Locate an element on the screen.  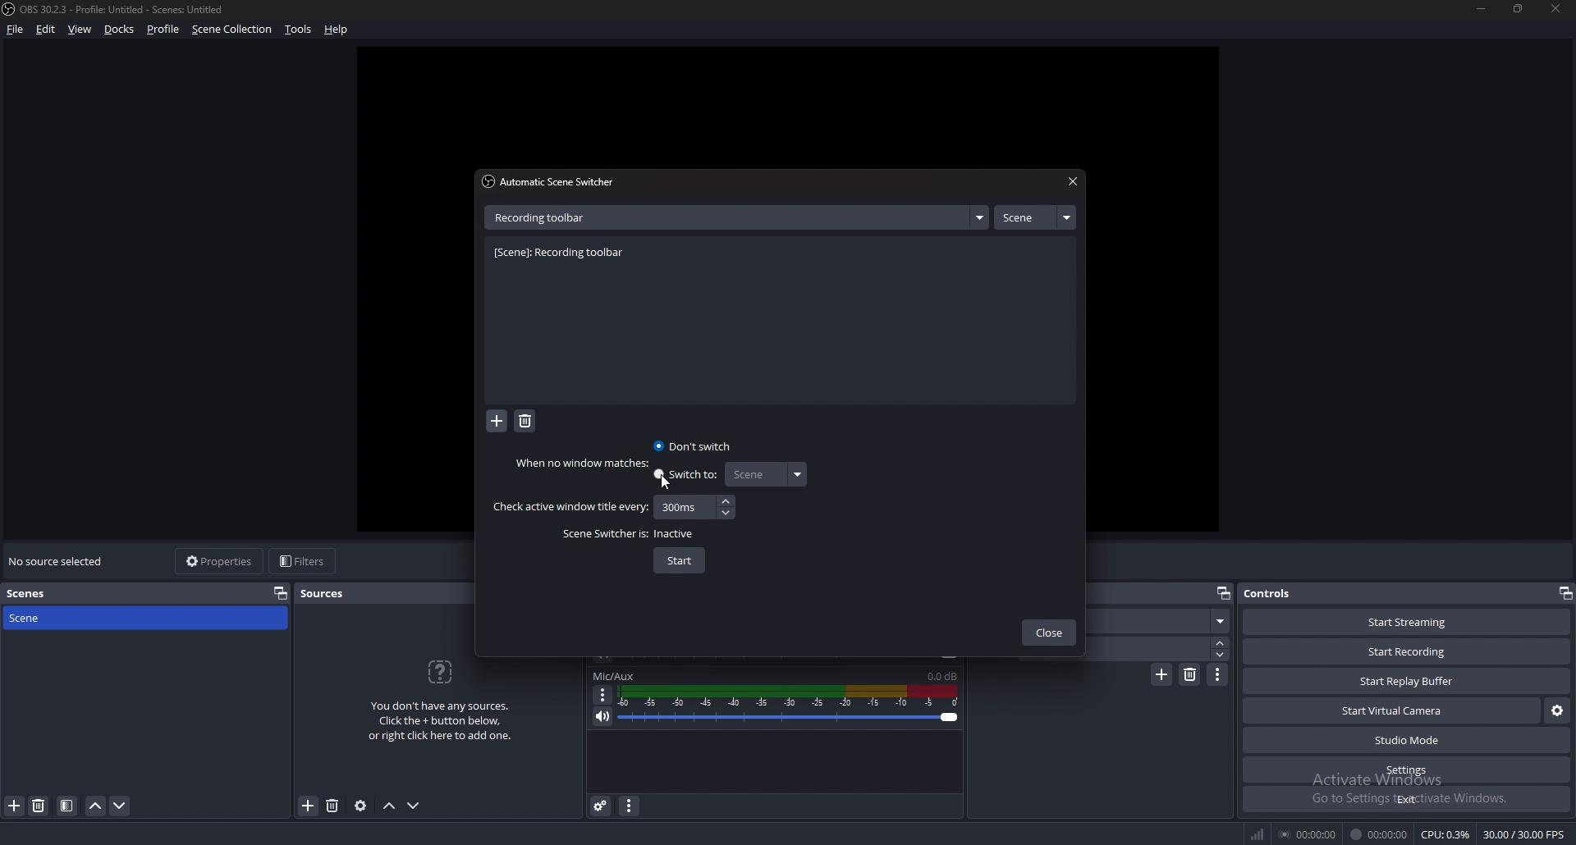
add is located at coordinates (497, 422).